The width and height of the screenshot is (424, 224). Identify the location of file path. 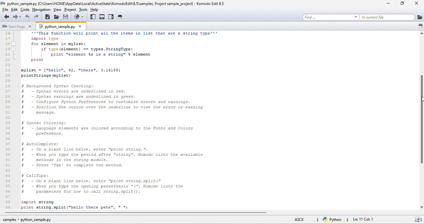
(116, 3).